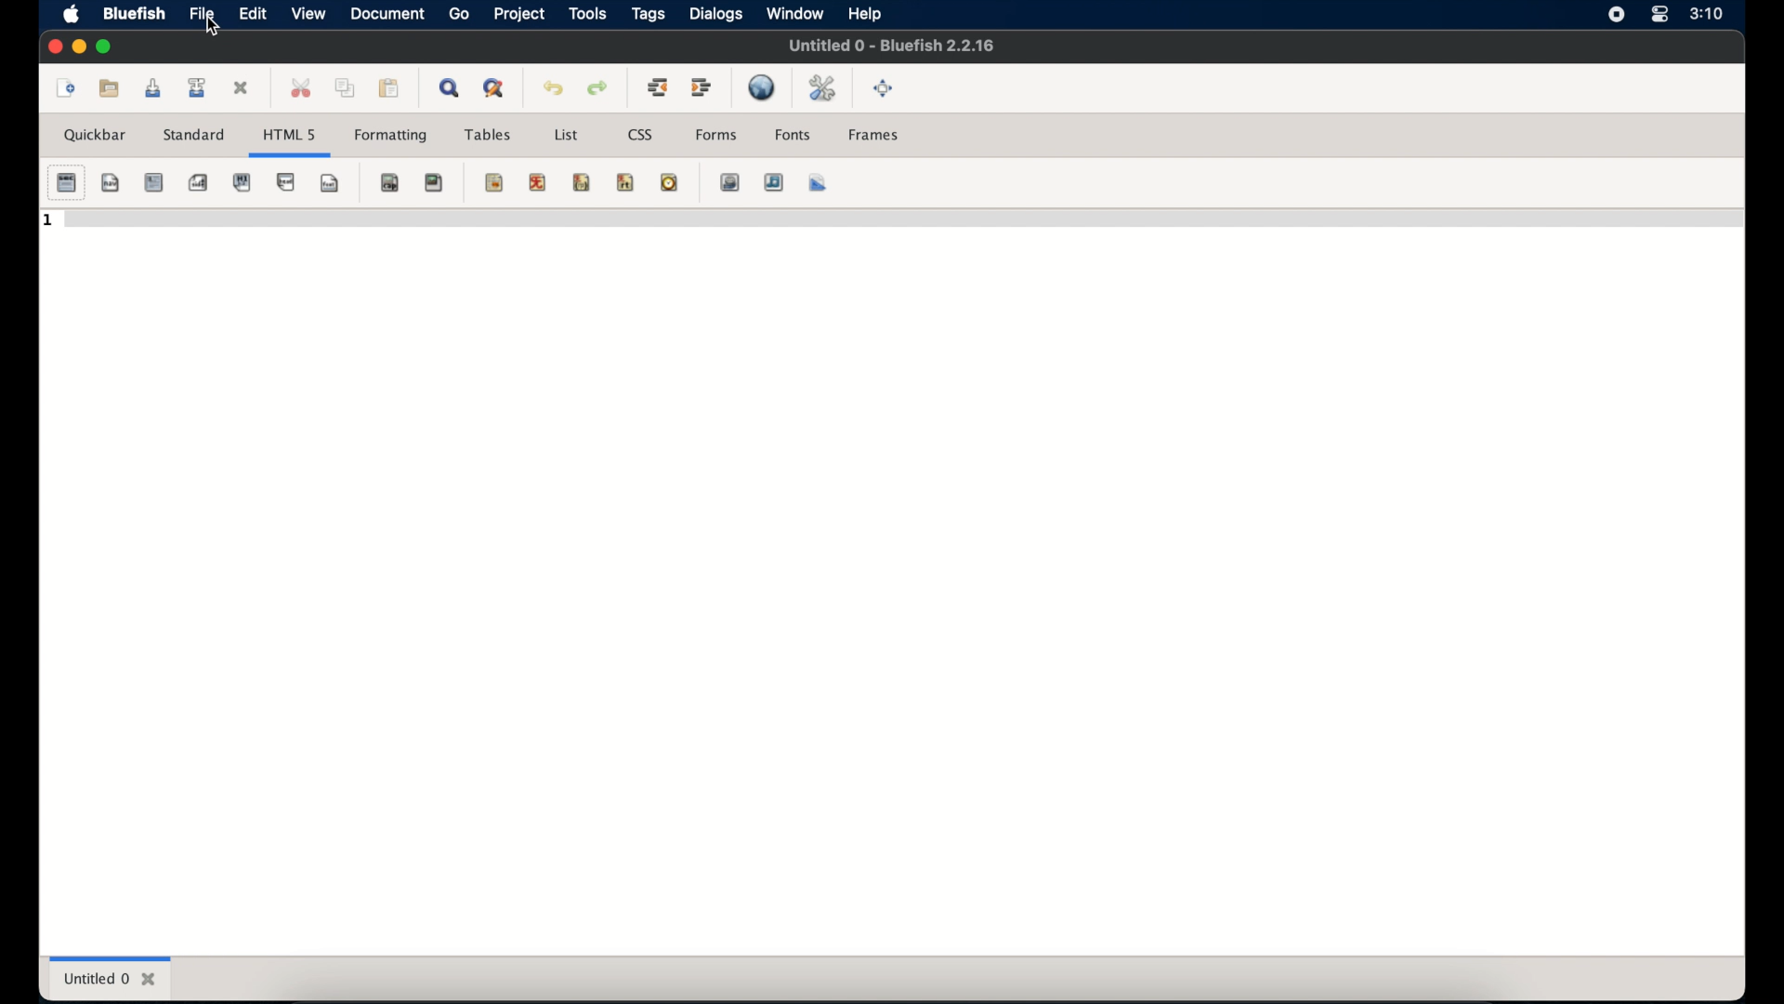 The height and width of the screenshot is (1004, 1784). I want to click on unindent, so click(657, 86).